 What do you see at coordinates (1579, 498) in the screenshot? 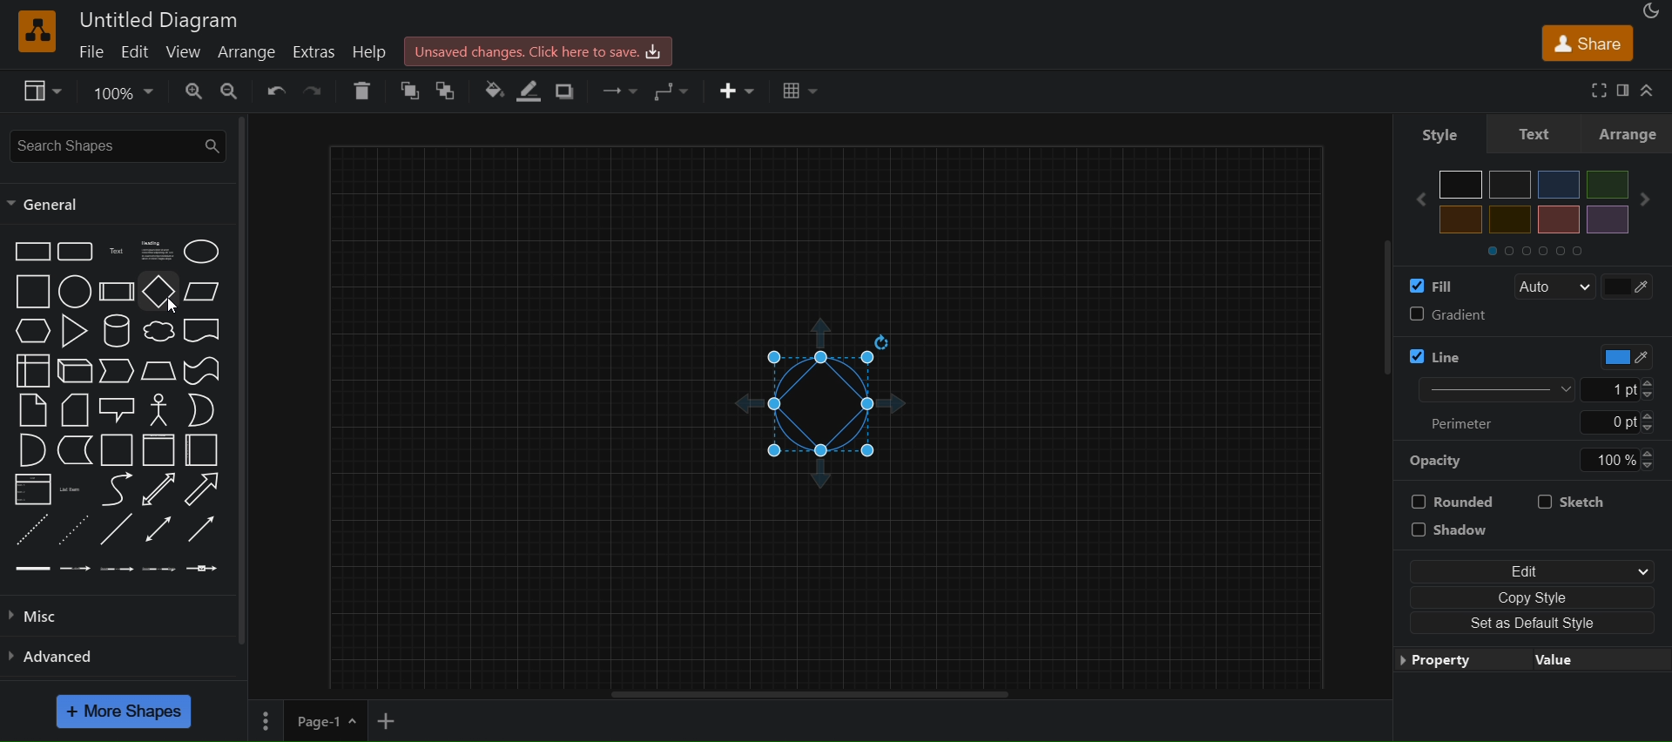
I see `sketch` at bounding box center [1579, 498].